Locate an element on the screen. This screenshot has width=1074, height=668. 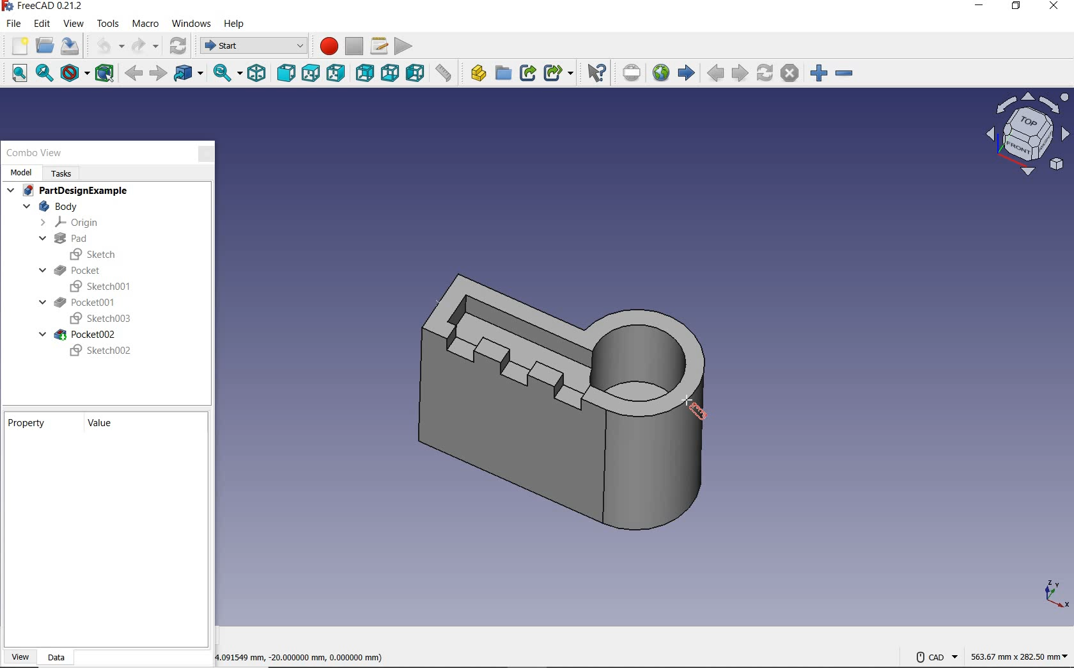
minimize is located at coordinates (978, 7).